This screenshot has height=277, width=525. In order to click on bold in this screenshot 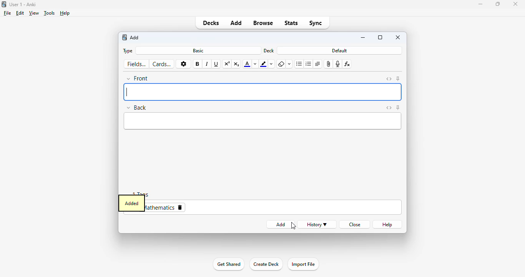, I will do `click(198, 64)`.